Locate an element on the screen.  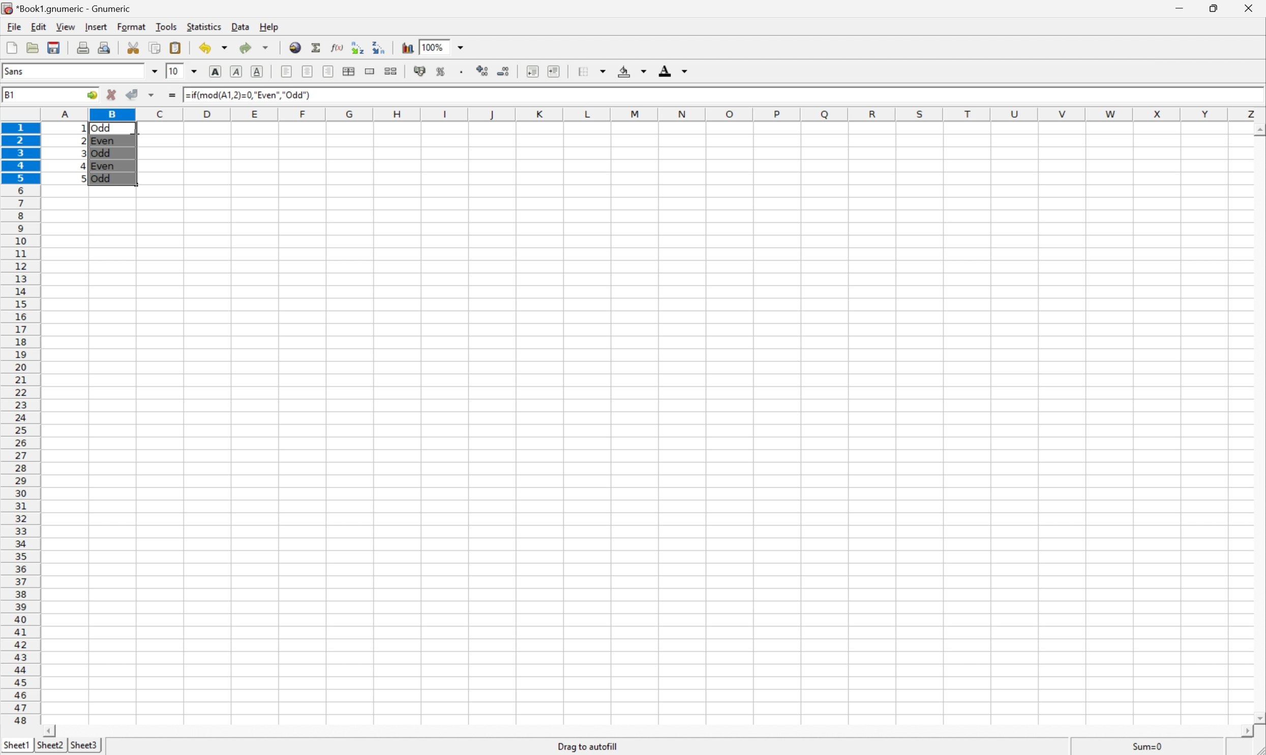
Edit function in current cell is located at coordinates (337, 48).